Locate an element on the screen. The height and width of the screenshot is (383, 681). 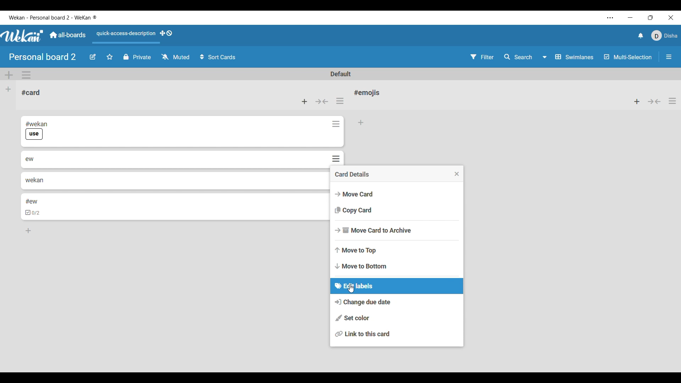
Filter settings is located at coordinates (482, 57).